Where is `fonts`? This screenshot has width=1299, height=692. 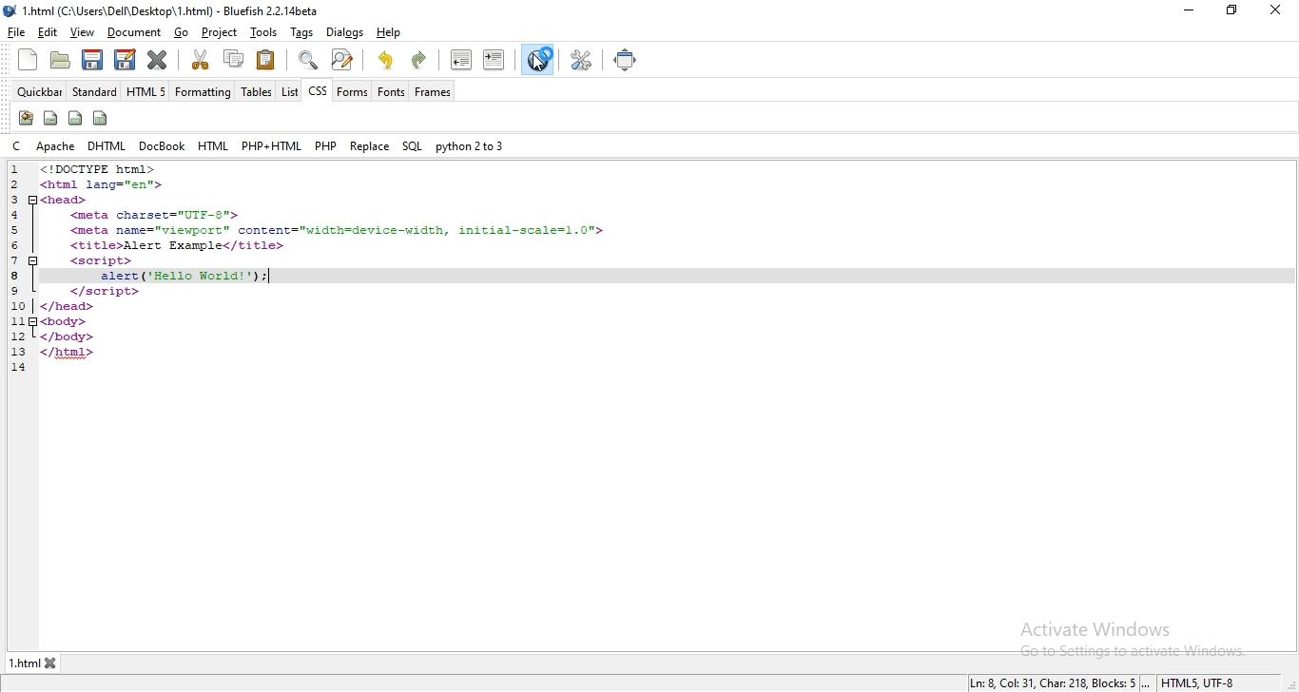
fonts is located at coordinates (389, 92).